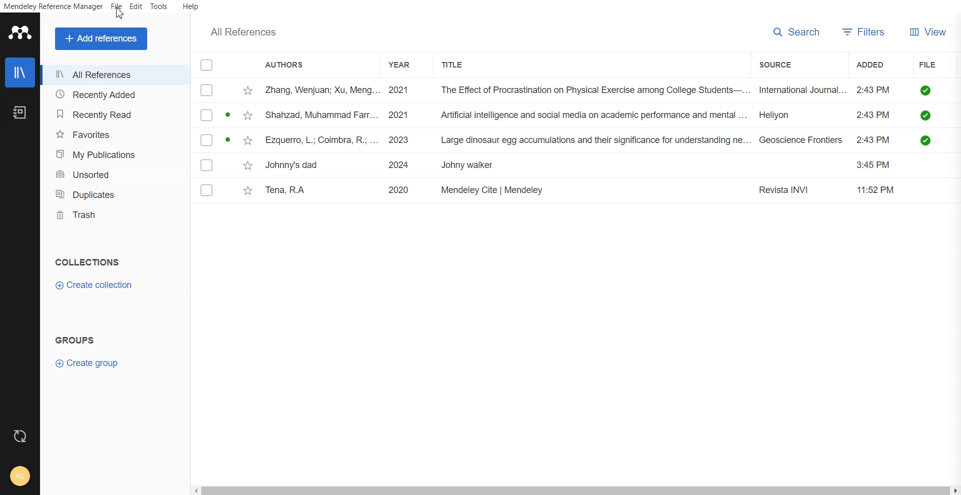  I want to click on checkbox, so click(207, 90).